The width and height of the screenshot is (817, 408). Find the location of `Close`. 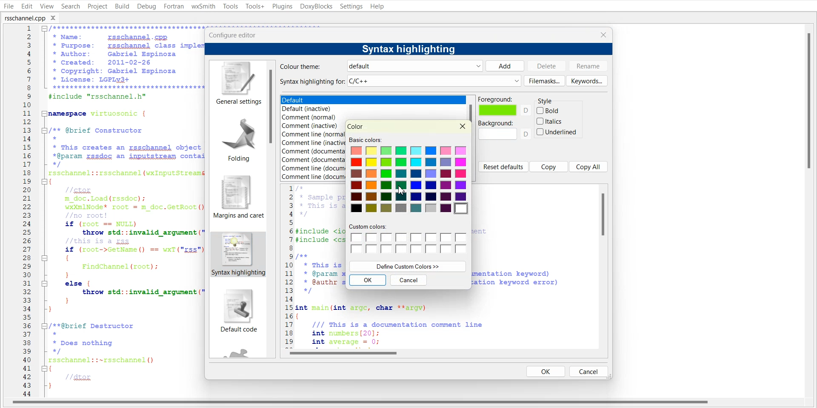

Close is located at coordinates (463, 126).